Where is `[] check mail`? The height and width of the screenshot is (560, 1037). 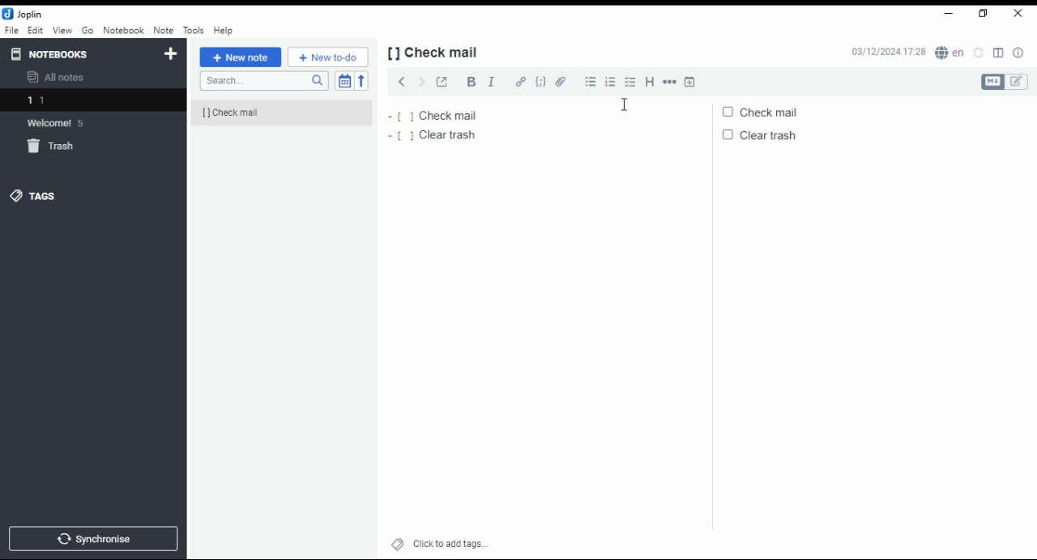 [] check mail is located at coordinates (438, 52).